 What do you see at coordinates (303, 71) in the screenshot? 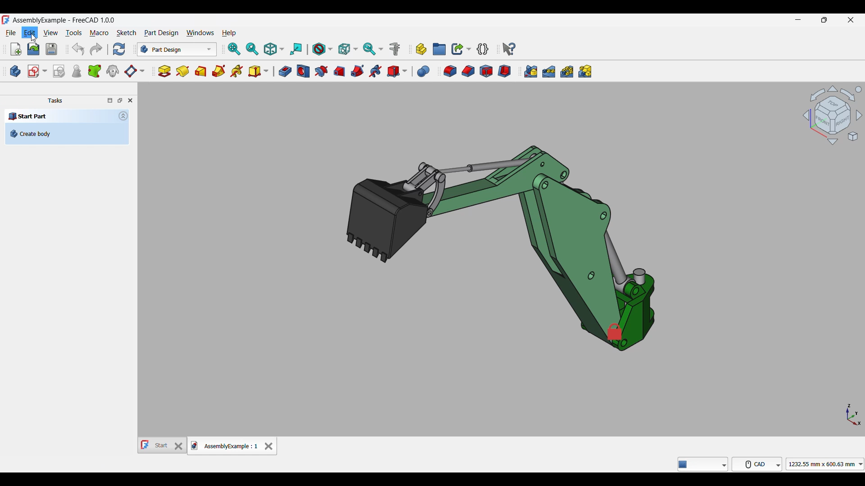
I see `Hole` at bounding box center [303, 71].